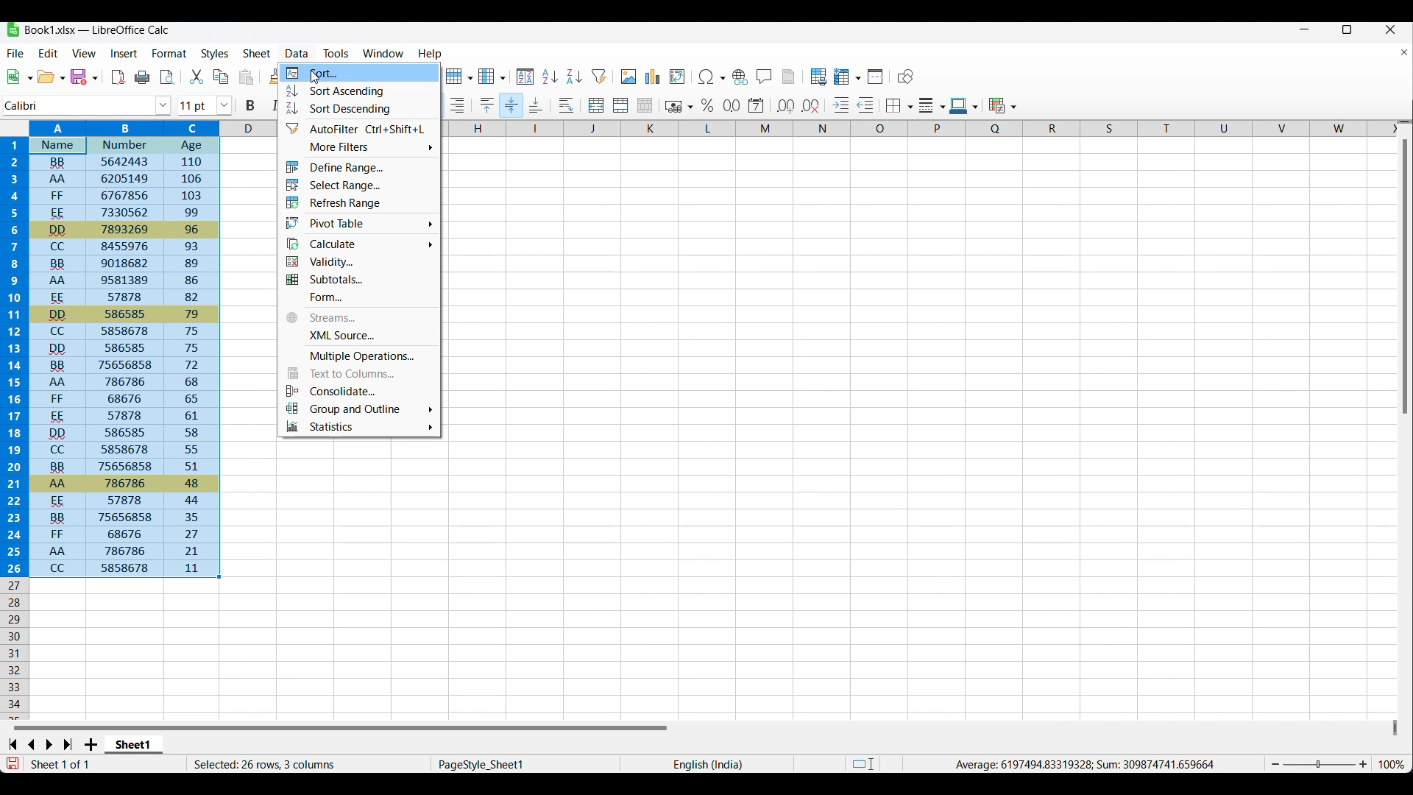 This screenshot has width=1413, height=795. What do you see at coordinates (1348, 29) in the screenshot?
I see `Show interface in a smaller tab` at bounding box center [1348, 29].